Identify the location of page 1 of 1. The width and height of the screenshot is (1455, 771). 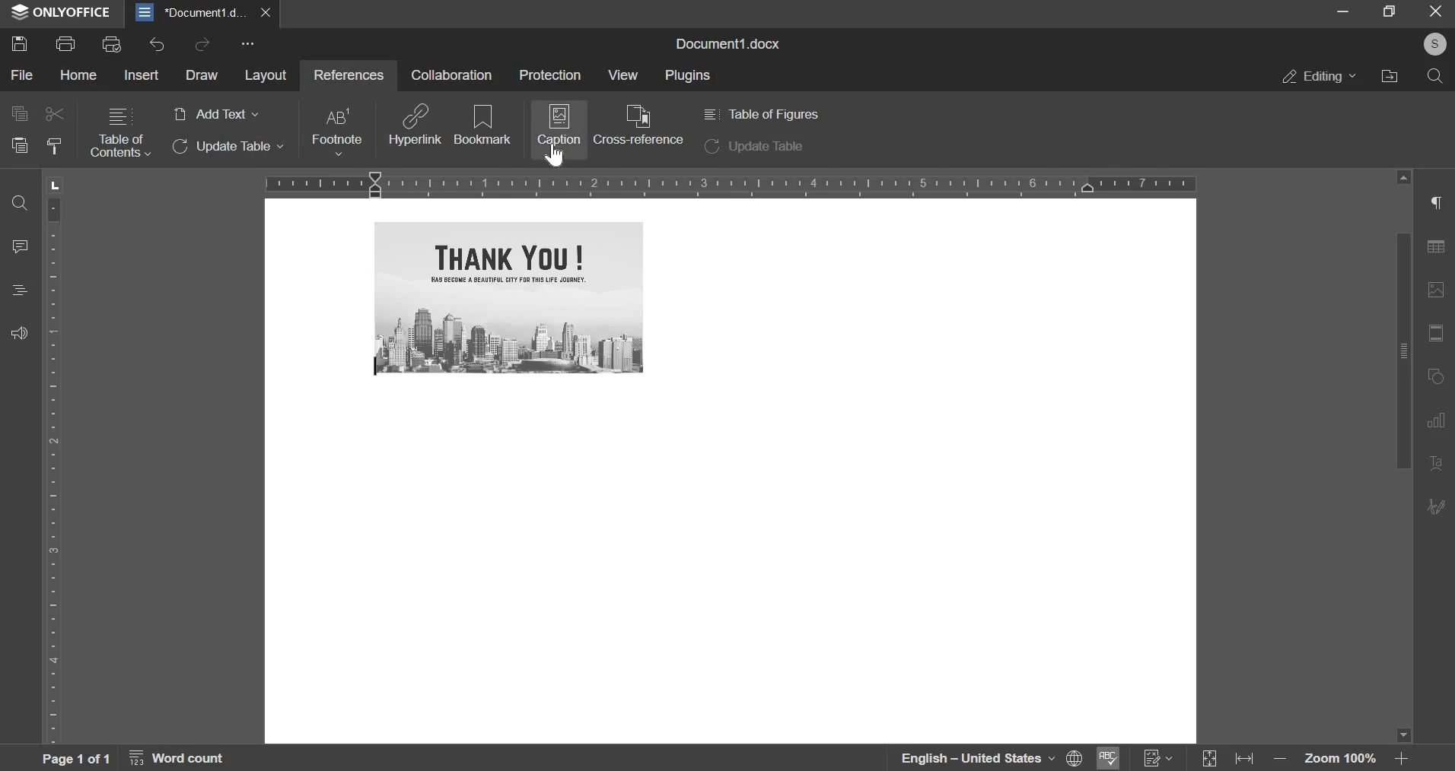
(73, 758).